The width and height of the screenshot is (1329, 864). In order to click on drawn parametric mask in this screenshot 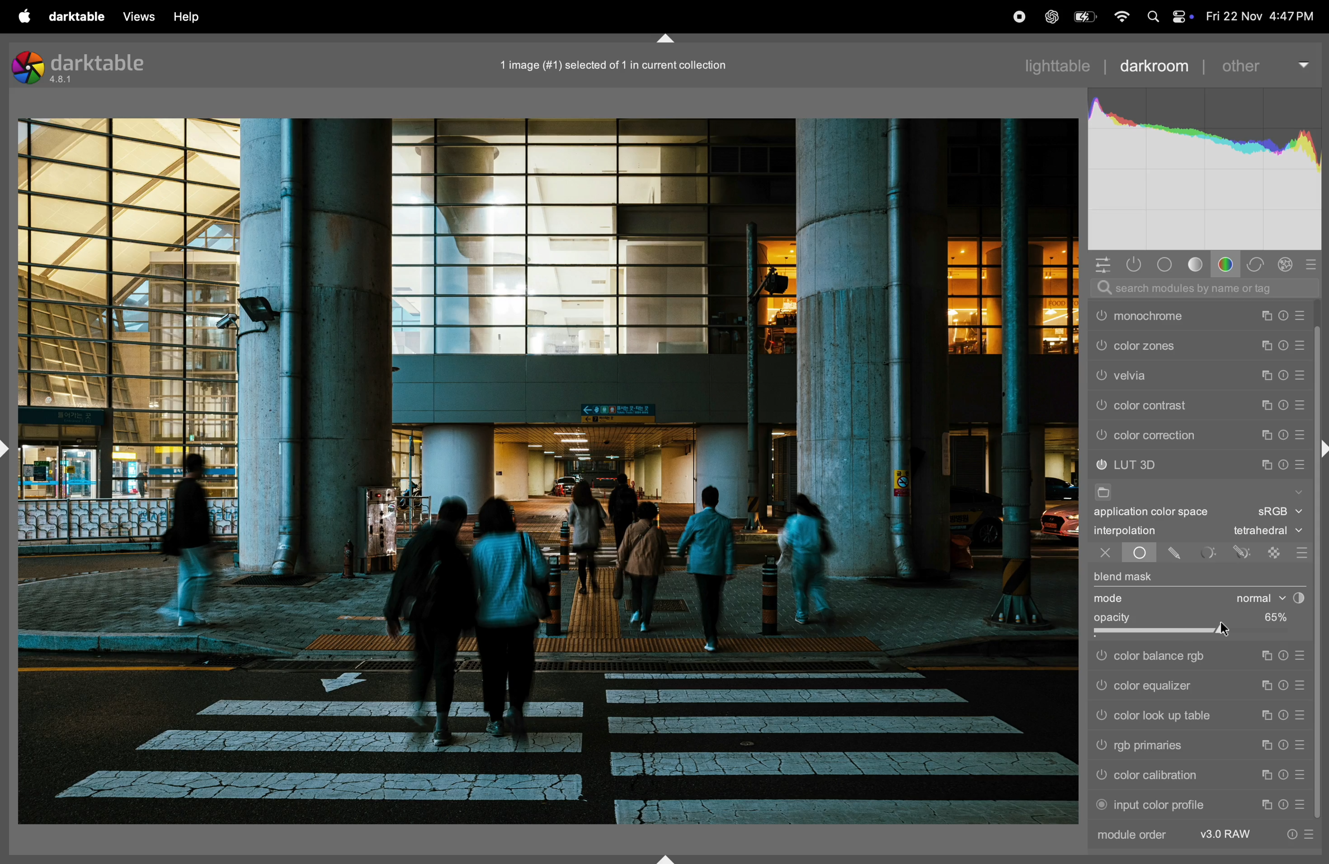, I will do `click(1243, 553)`.